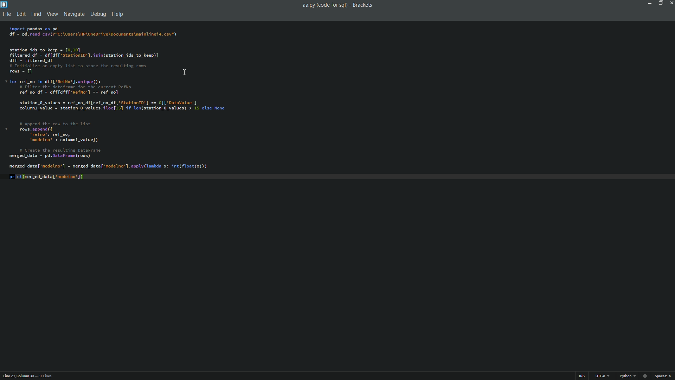 This screenshot has width=675, height=380. Describe the element at coordinates (185, 73) in the screenshot. I see `Text cursor` at that location.